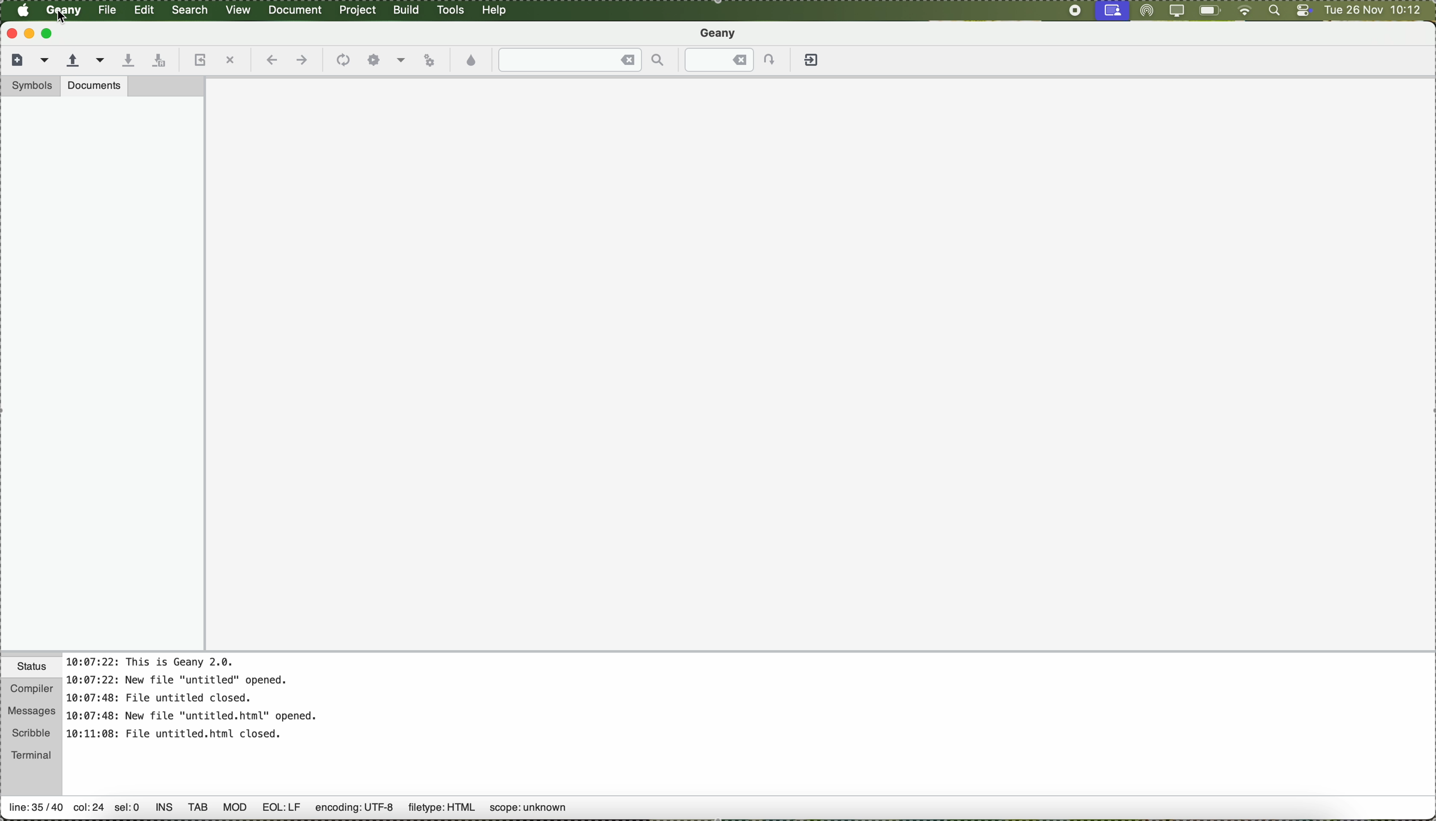 The height and width of the screenshot is (821, 1436). Describe the element at coordinates (30, 87) in the screenshot. I see `symbols` at that location.